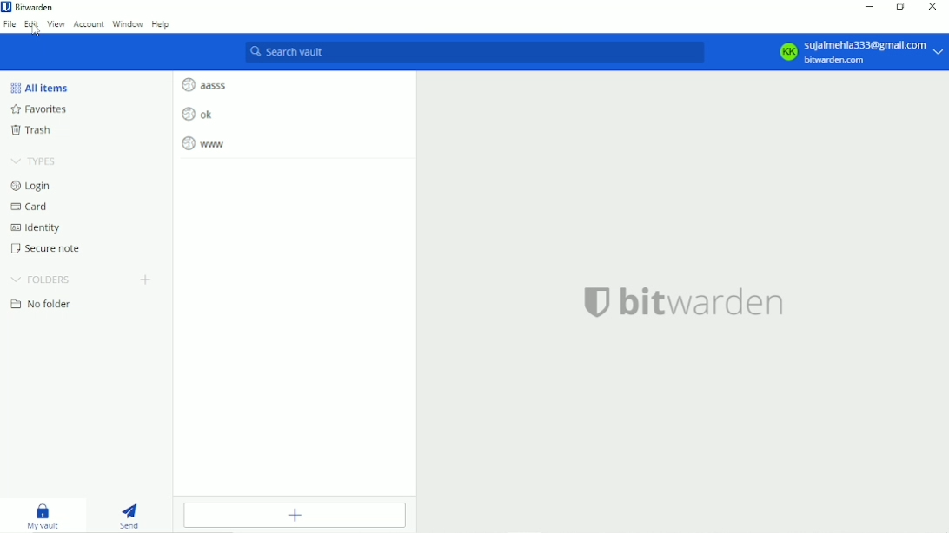 The width and height of the screenshot is (949, 533). What do you see at coordinates (855, 52) in the screenshot?
I see `Account` at bounding box center [855, 52].